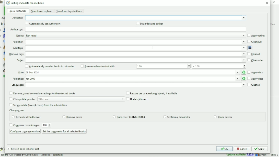 This screenshot has width=279, height=157. What do you see at coordinates (136, 78) in the screenshot?
I see `select Published date ` at bounding box center [136, 78].